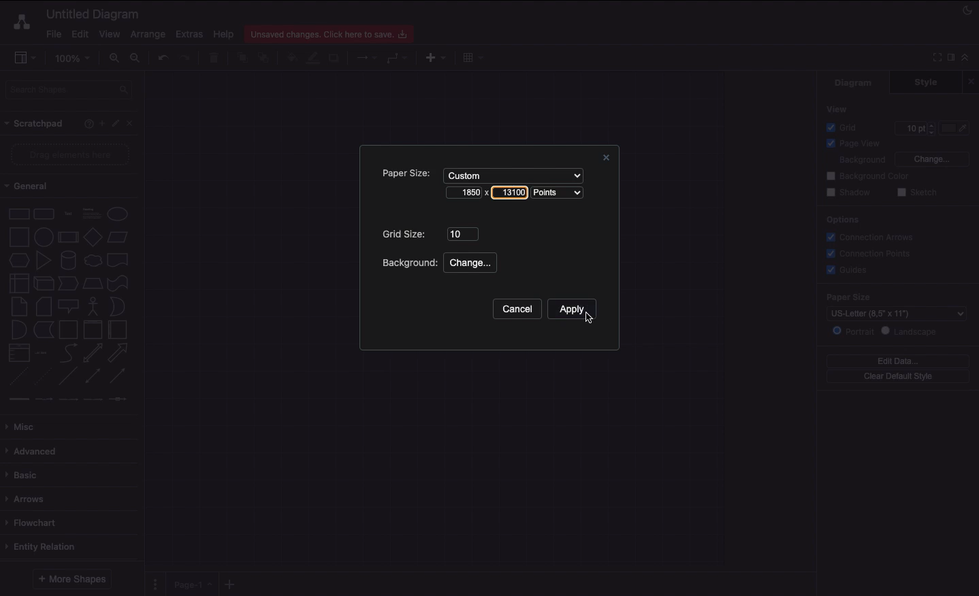 The height and width of the screenshot is (596, 979). What do you see at coordinates (973, 81) in the screenshot?
I see `Close` at bounding box center [973, 81].